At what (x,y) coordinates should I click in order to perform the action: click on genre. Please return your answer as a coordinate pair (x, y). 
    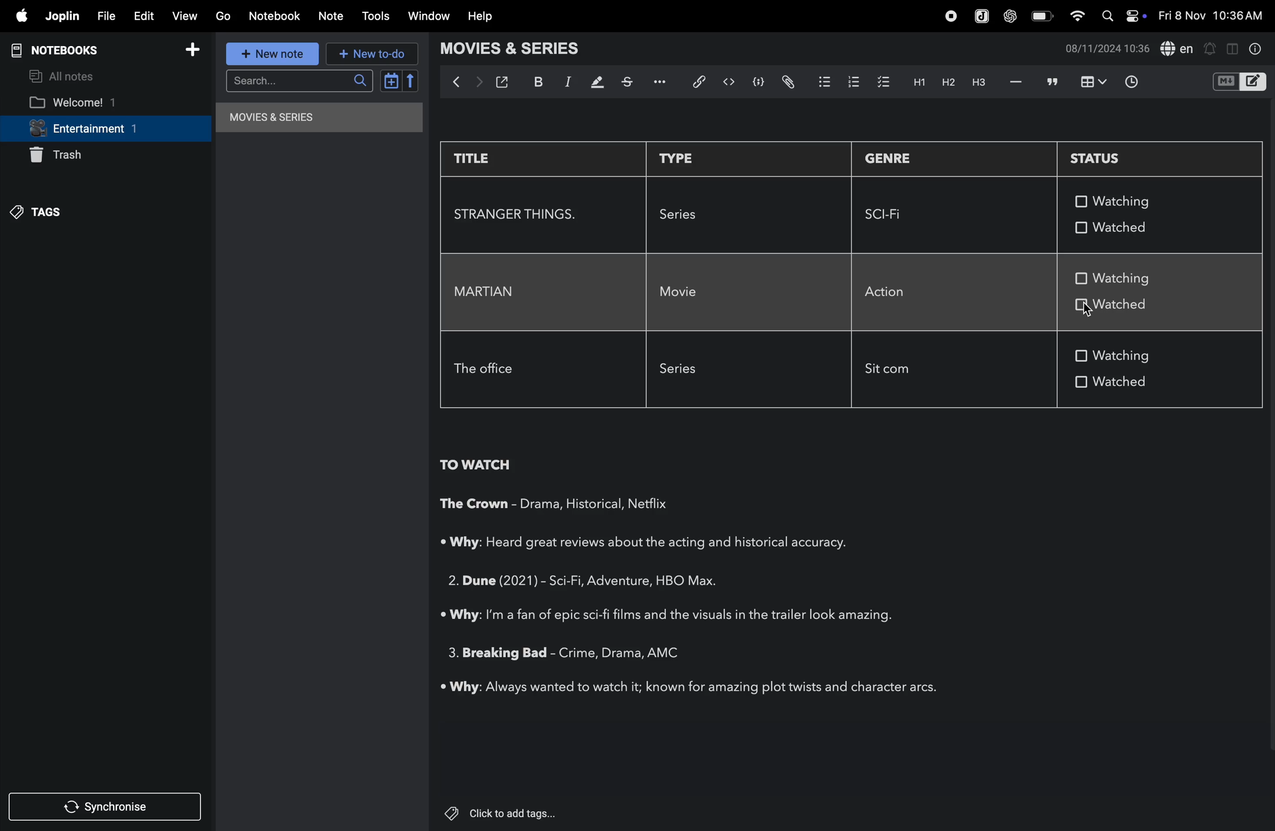
    Looking at the image, I should click on (568, 504).